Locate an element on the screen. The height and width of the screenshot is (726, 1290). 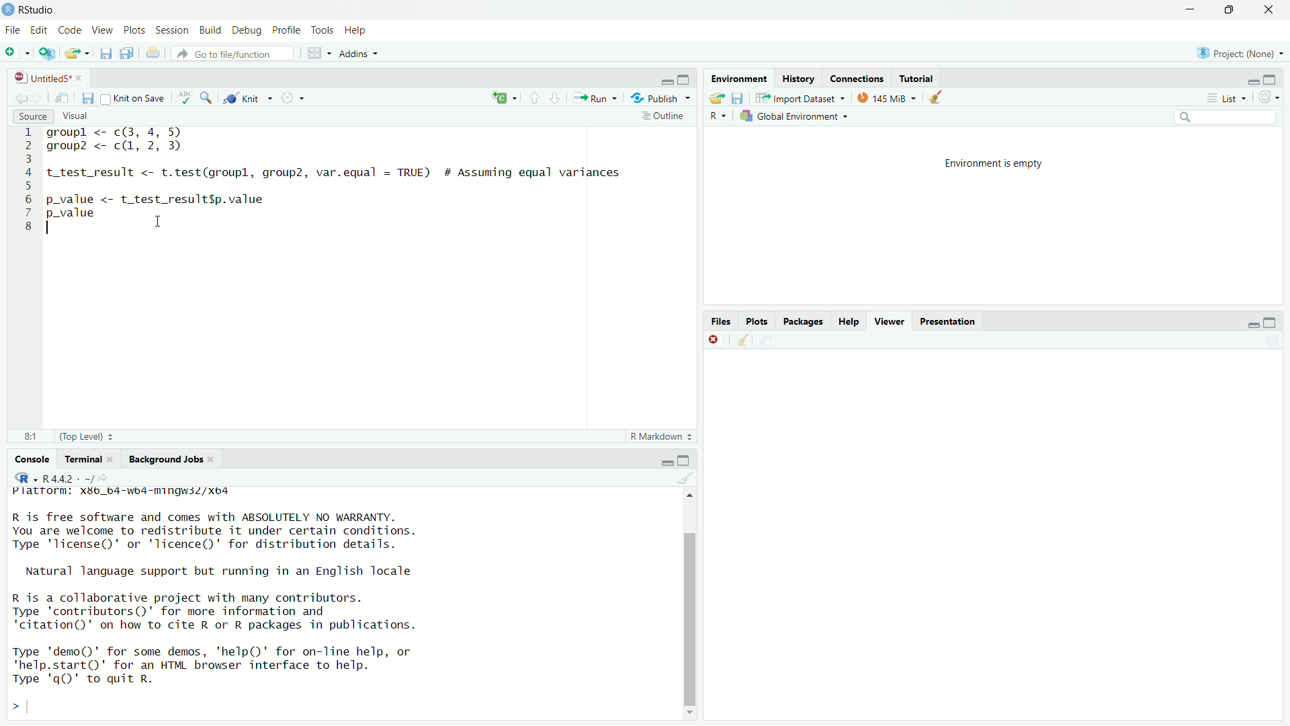
Packages is located at coordinates (804, 321).